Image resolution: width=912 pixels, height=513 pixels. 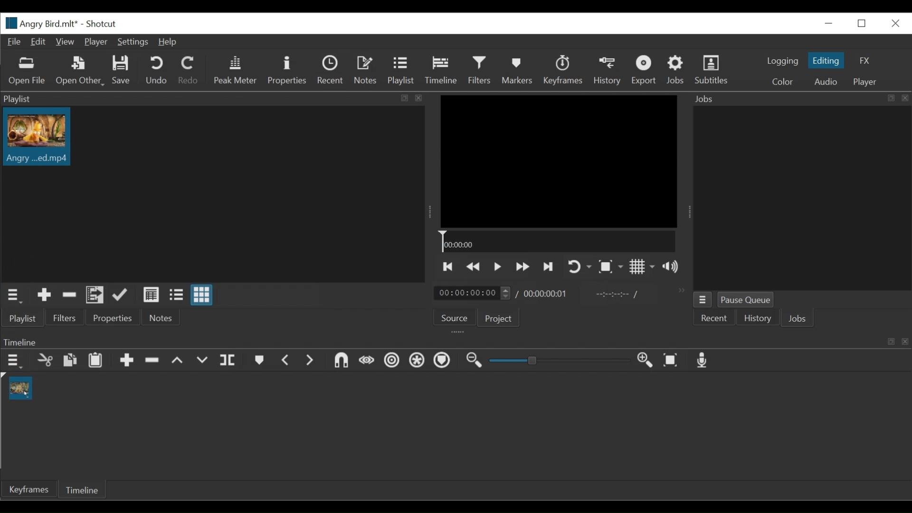 What do you see at coordinates (288, 70) in the screenshot?
I see `Properties` at bounding box center [288, 70].